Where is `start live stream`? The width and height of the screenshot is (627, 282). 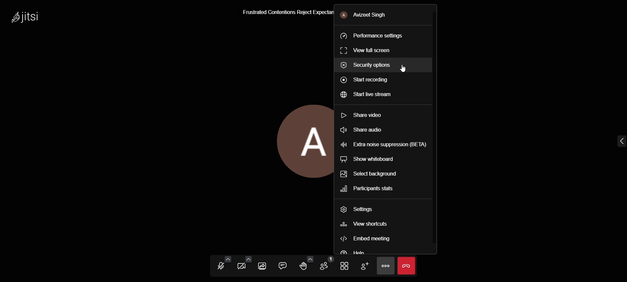 start live stream is located at coordinates (376, 96).